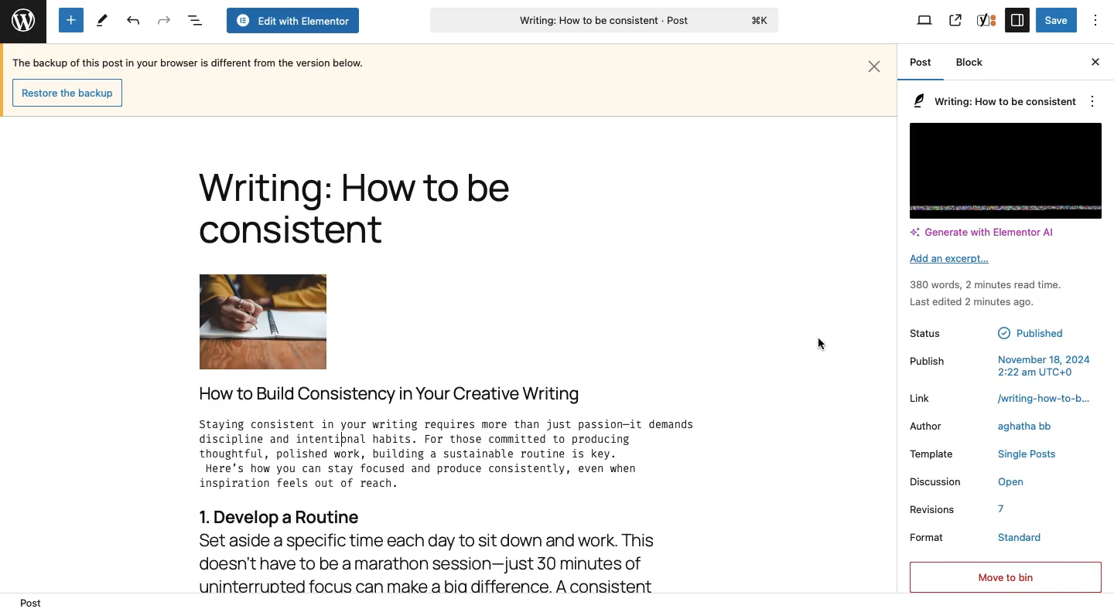 The height and width of the screenshot is (612, 1114). I want to click on Add an expert..., so click(952, 260).